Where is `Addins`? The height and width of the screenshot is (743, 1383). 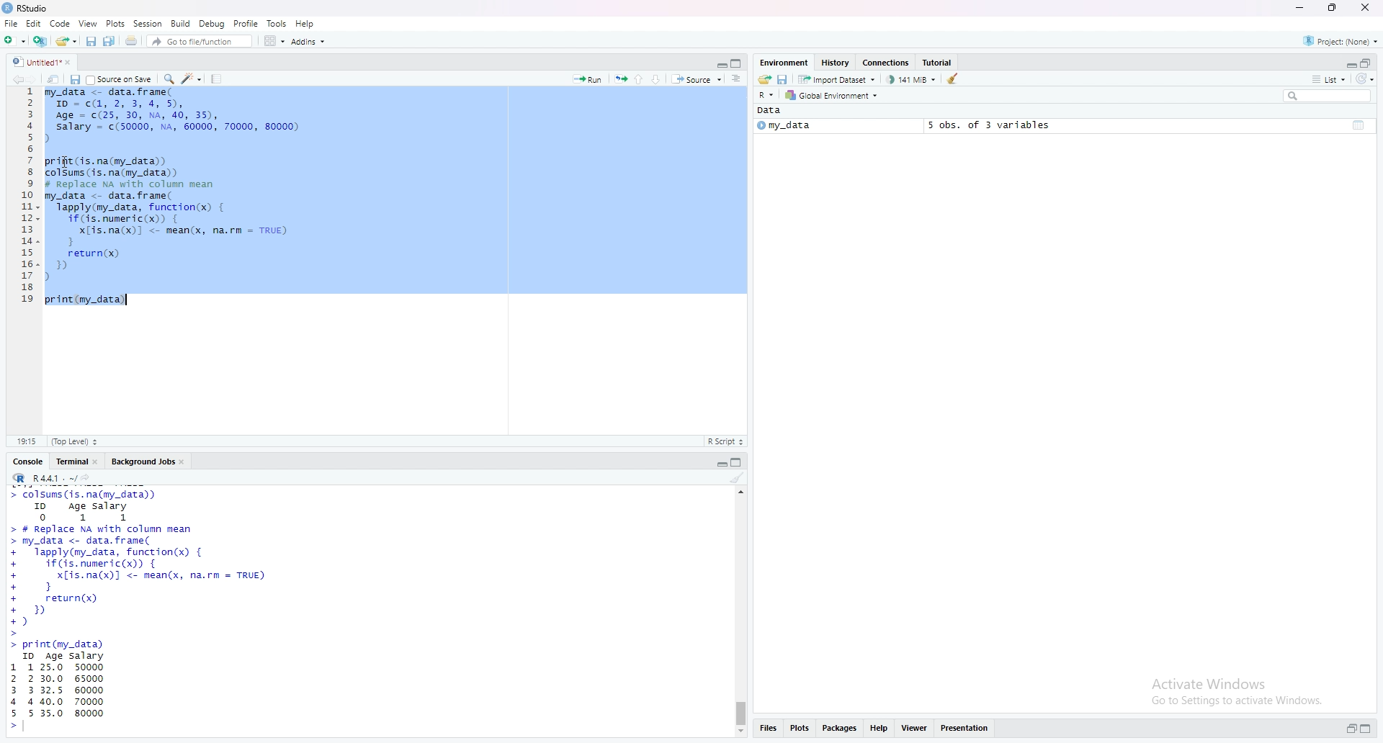
Addins is located at coordinates (310, 42).